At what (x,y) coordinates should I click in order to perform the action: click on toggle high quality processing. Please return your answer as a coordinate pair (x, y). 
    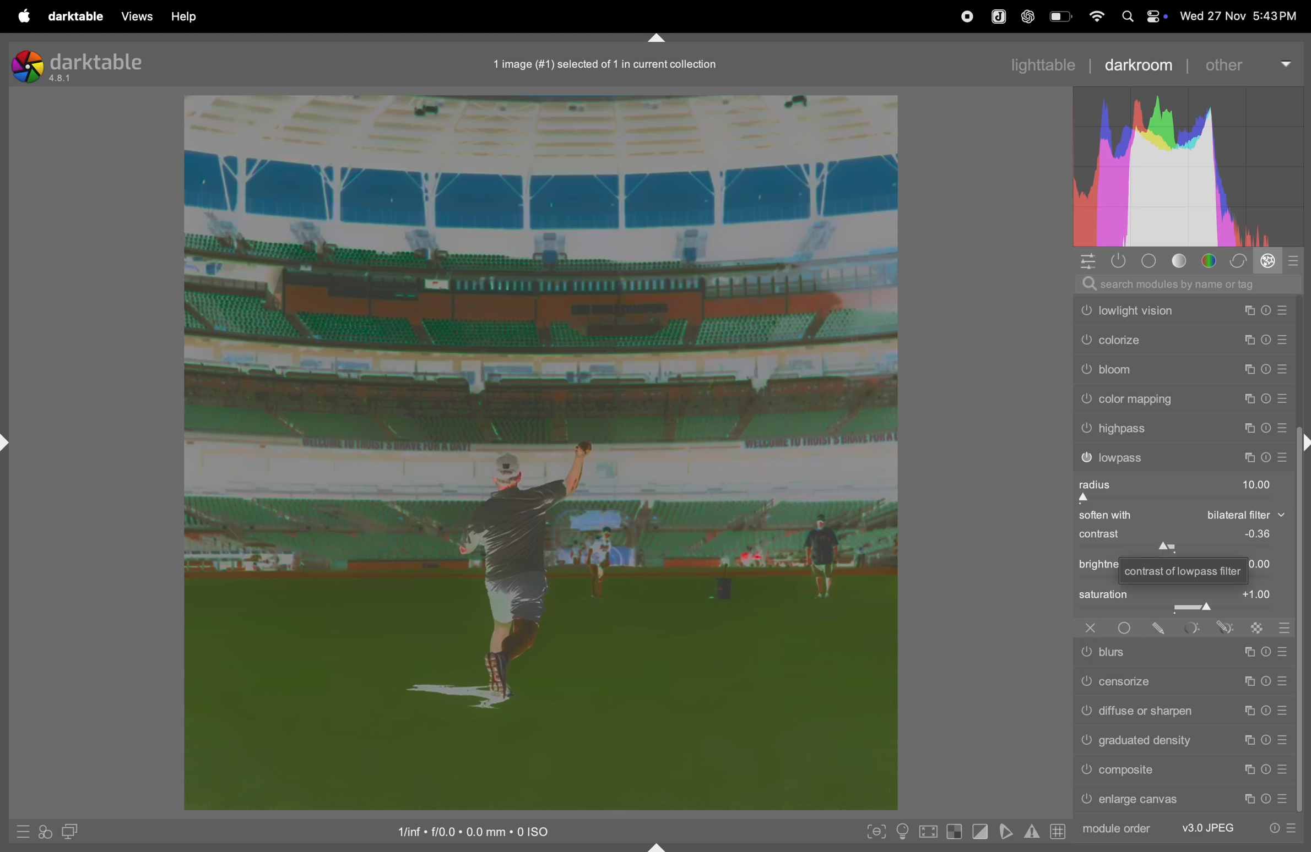
    Looking at the image, I should click on (930, 831).